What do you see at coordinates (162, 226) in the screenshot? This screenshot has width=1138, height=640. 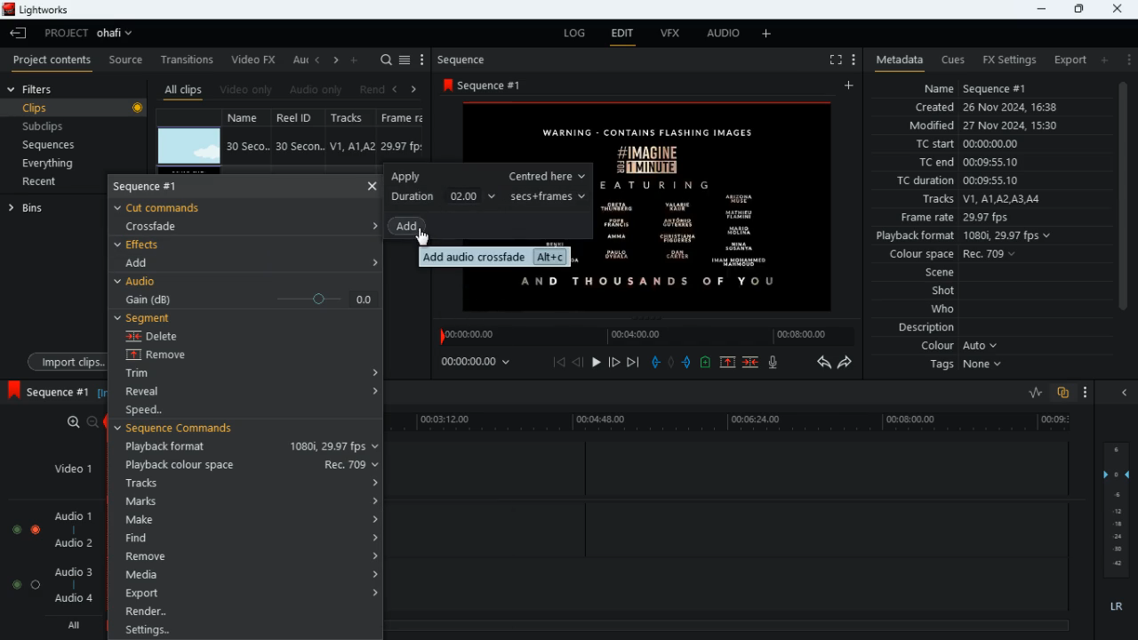 I see `crossfade` at bounding box center [162, 226].